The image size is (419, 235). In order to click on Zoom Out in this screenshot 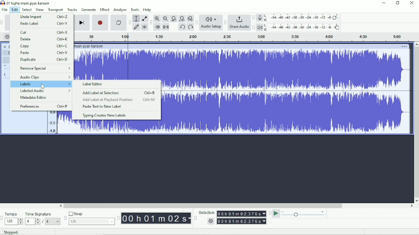, I will do `click(165, 18)`.